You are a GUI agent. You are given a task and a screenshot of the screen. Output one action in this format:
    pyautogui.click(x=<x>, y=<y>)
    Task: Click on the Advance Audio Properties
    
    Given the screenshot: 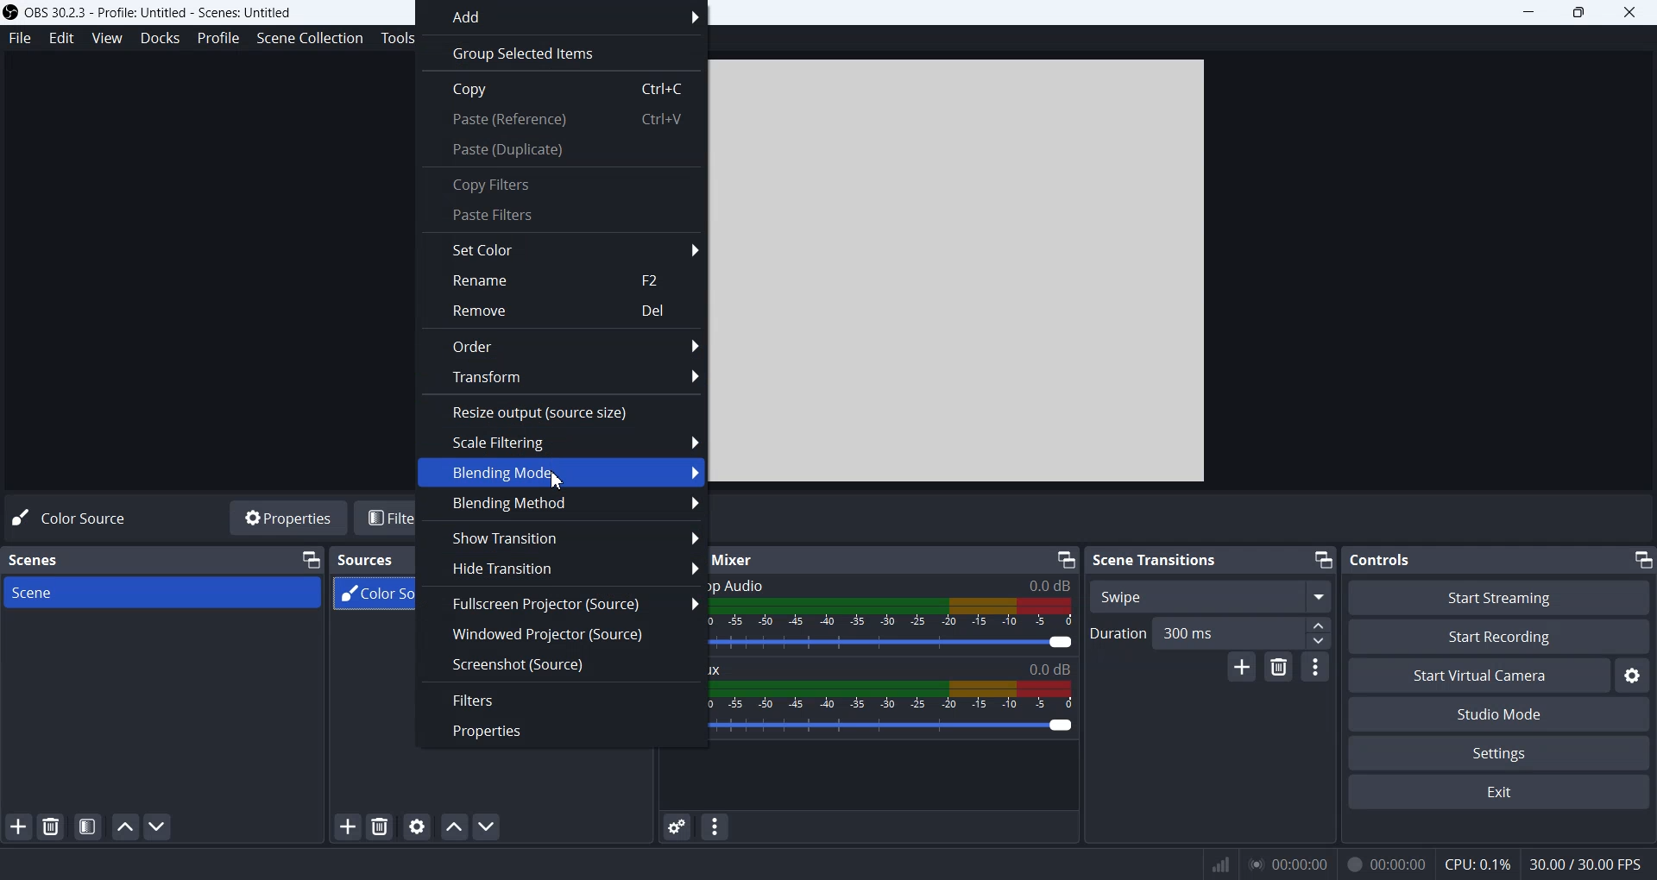 What is the action you would take?
    pyautogui.click(x=677, y=827)
    